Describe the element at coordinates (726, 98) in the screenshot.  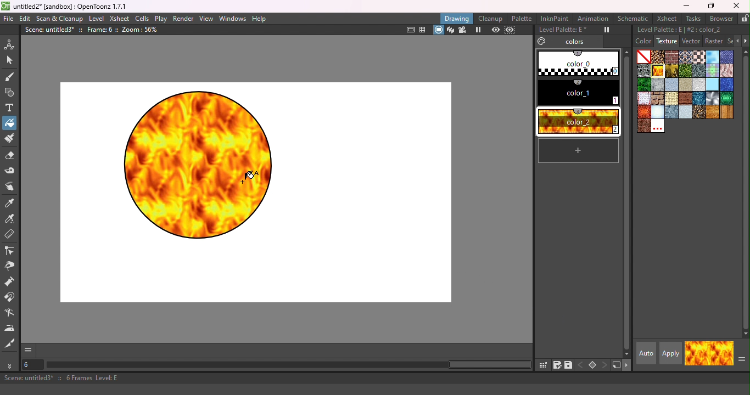
I see `snakeskin.bmp` at that location.